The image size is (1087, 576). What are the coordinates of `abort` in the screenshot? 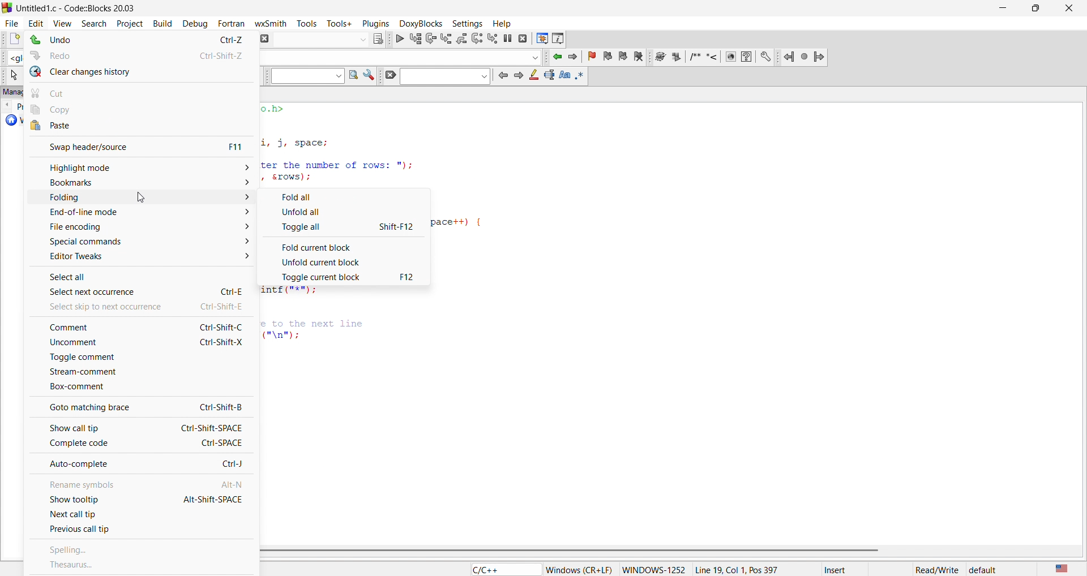 It's located at (263, 38).